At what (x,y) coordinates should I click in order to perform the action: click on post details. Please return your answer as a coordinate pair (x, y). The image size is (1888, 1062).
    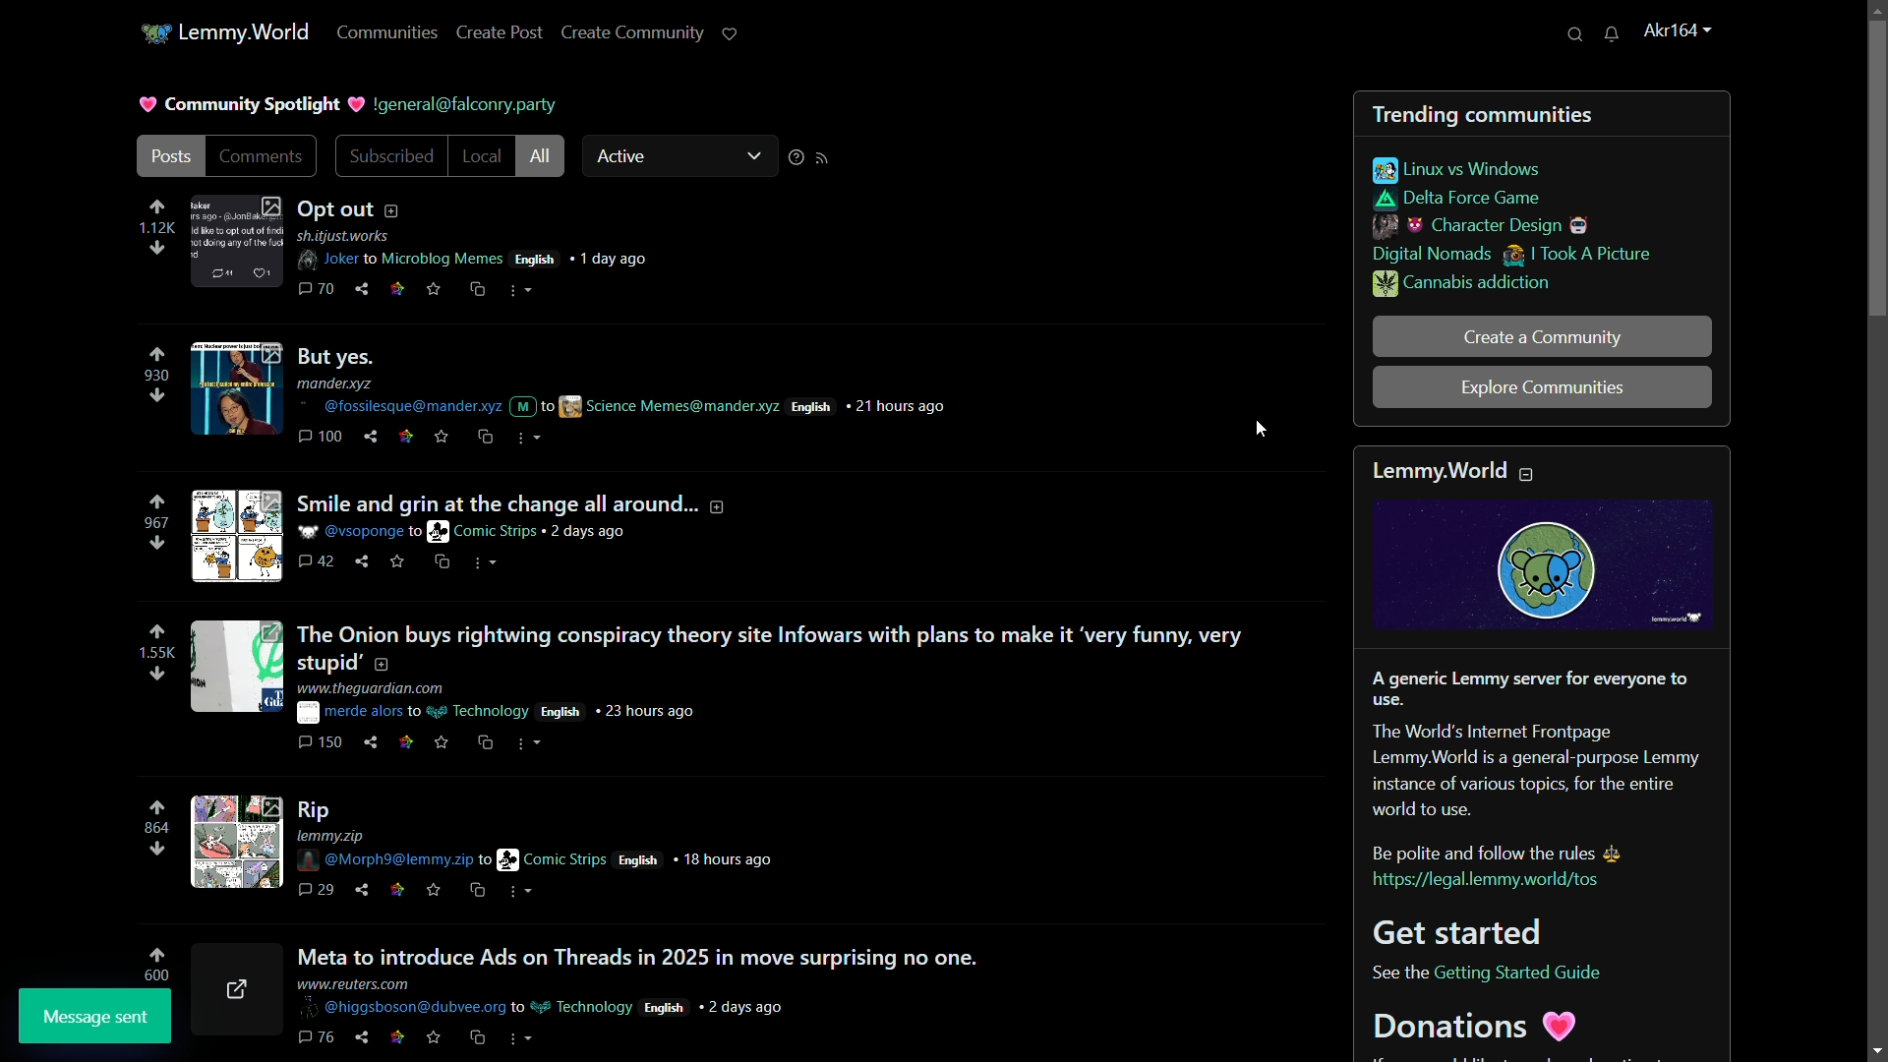
    Looking at the image, I should click on (640, 394).